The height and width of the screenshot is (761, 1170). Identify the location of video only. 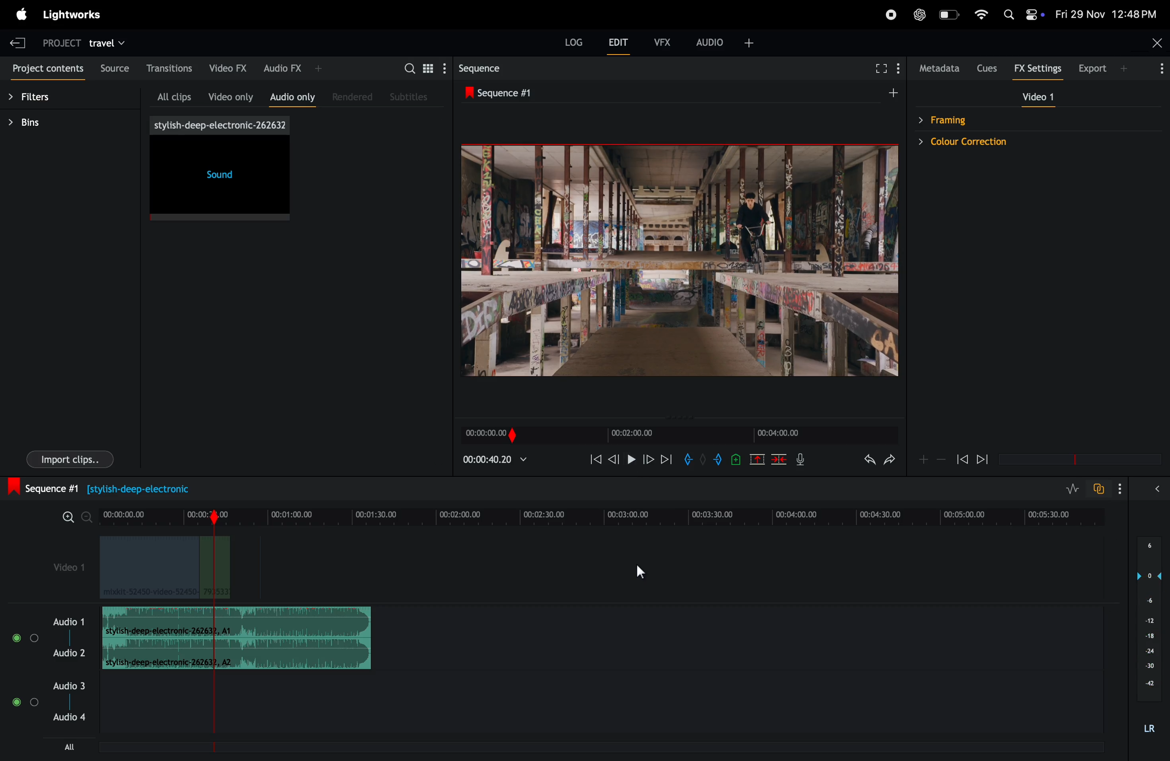
(231, 94).